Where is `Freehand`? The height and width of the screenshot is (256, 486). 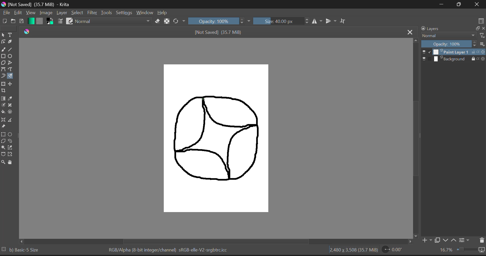 Freehand is located at coordinates (3, 49).